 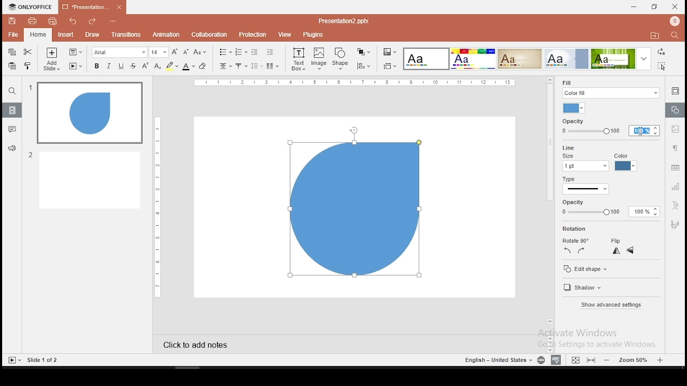 I want to click on open file location, so click(x=653, y=35).